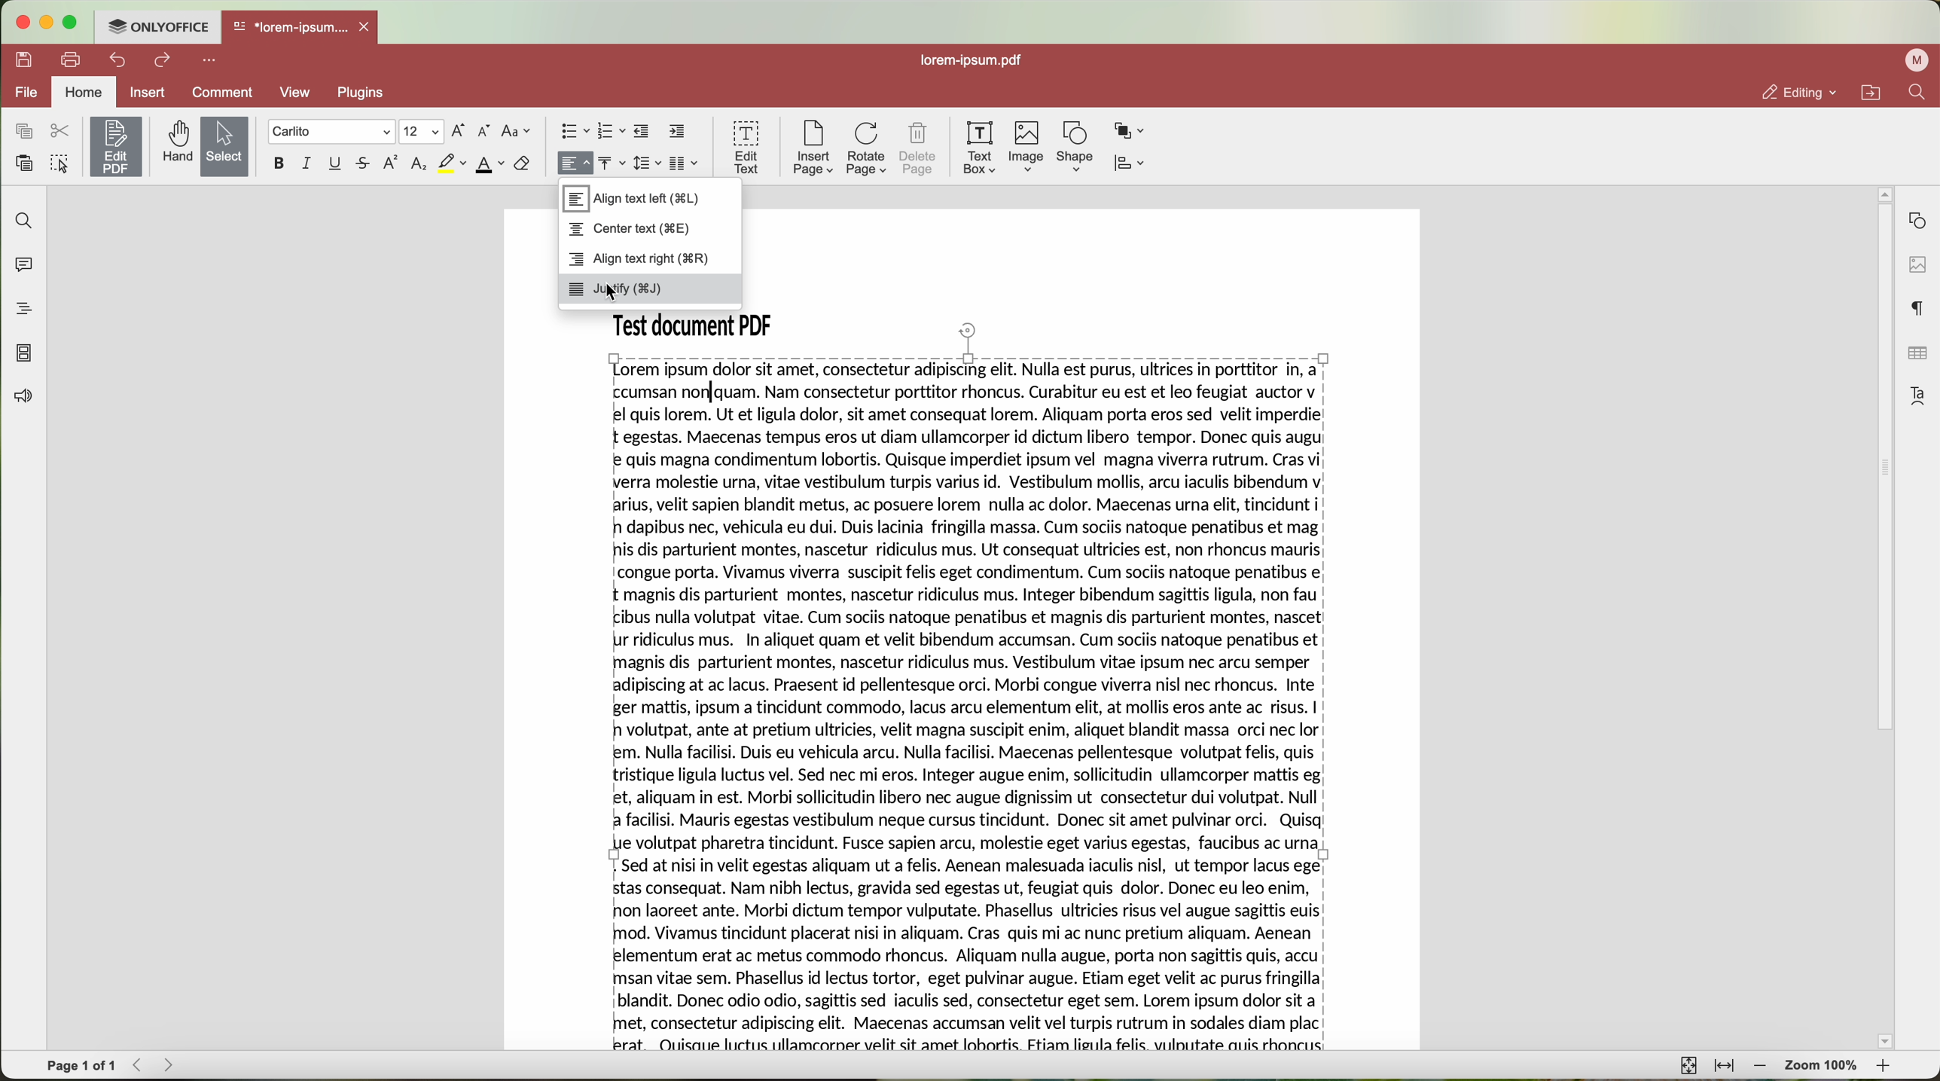 This screenshot has width=1940, height=1081. What do you see at coordinates (50, 20) in the screenshot?
I see `minimize` at bounding box center [50, 20].